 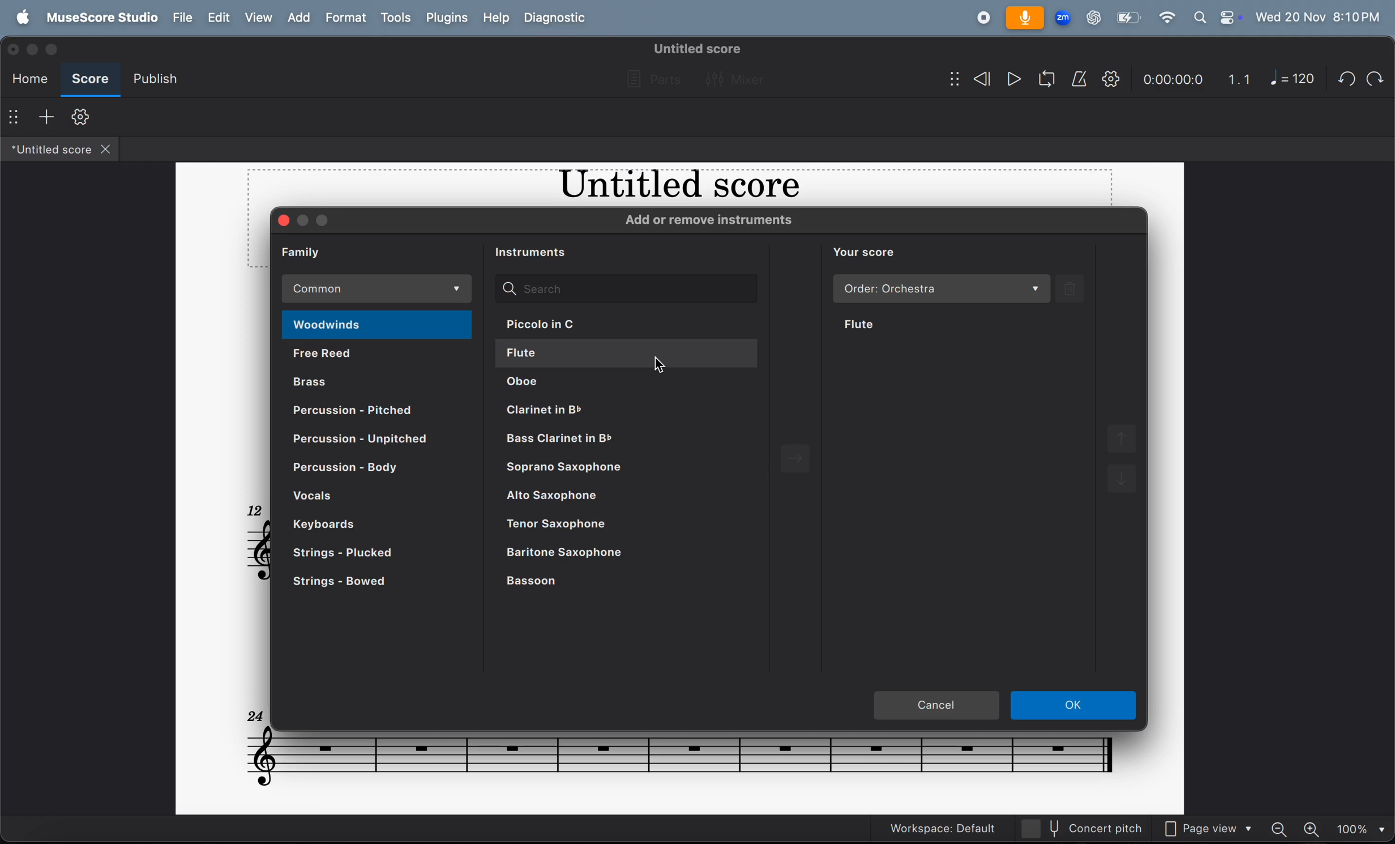 I want to click on playback setting, so click(x=1111, y=80).